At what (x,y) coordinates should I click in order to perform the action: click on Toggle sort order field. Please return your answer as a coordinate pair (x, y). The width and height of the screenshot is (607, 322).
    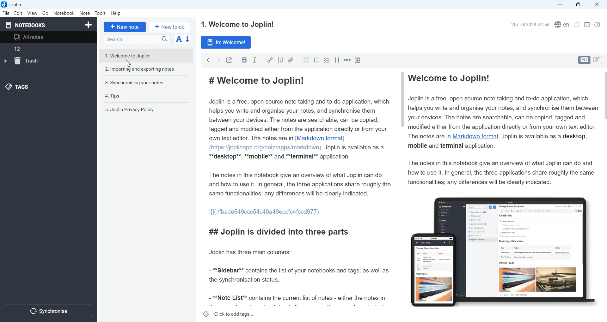
    Looking at the image, I should click on (179, 39).